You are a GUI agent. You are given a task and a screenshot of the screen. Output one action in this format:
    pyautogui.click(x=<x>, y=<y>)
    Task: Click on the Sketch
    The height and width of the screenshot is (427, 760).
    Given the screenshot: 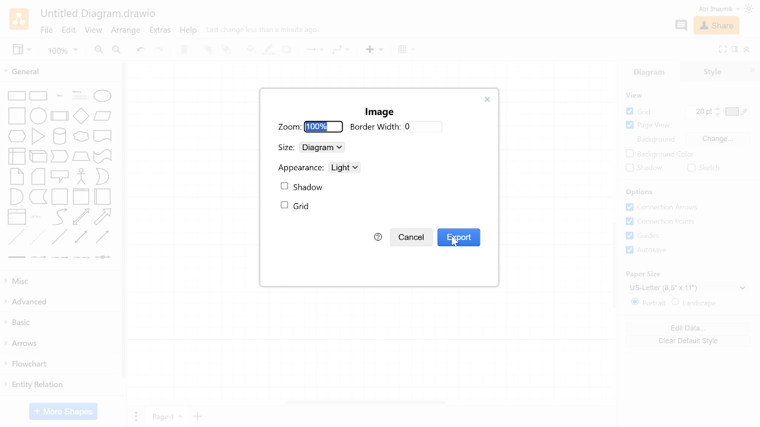 What is the action you would take?
    pyautogui.click(x=705, y=168)
    